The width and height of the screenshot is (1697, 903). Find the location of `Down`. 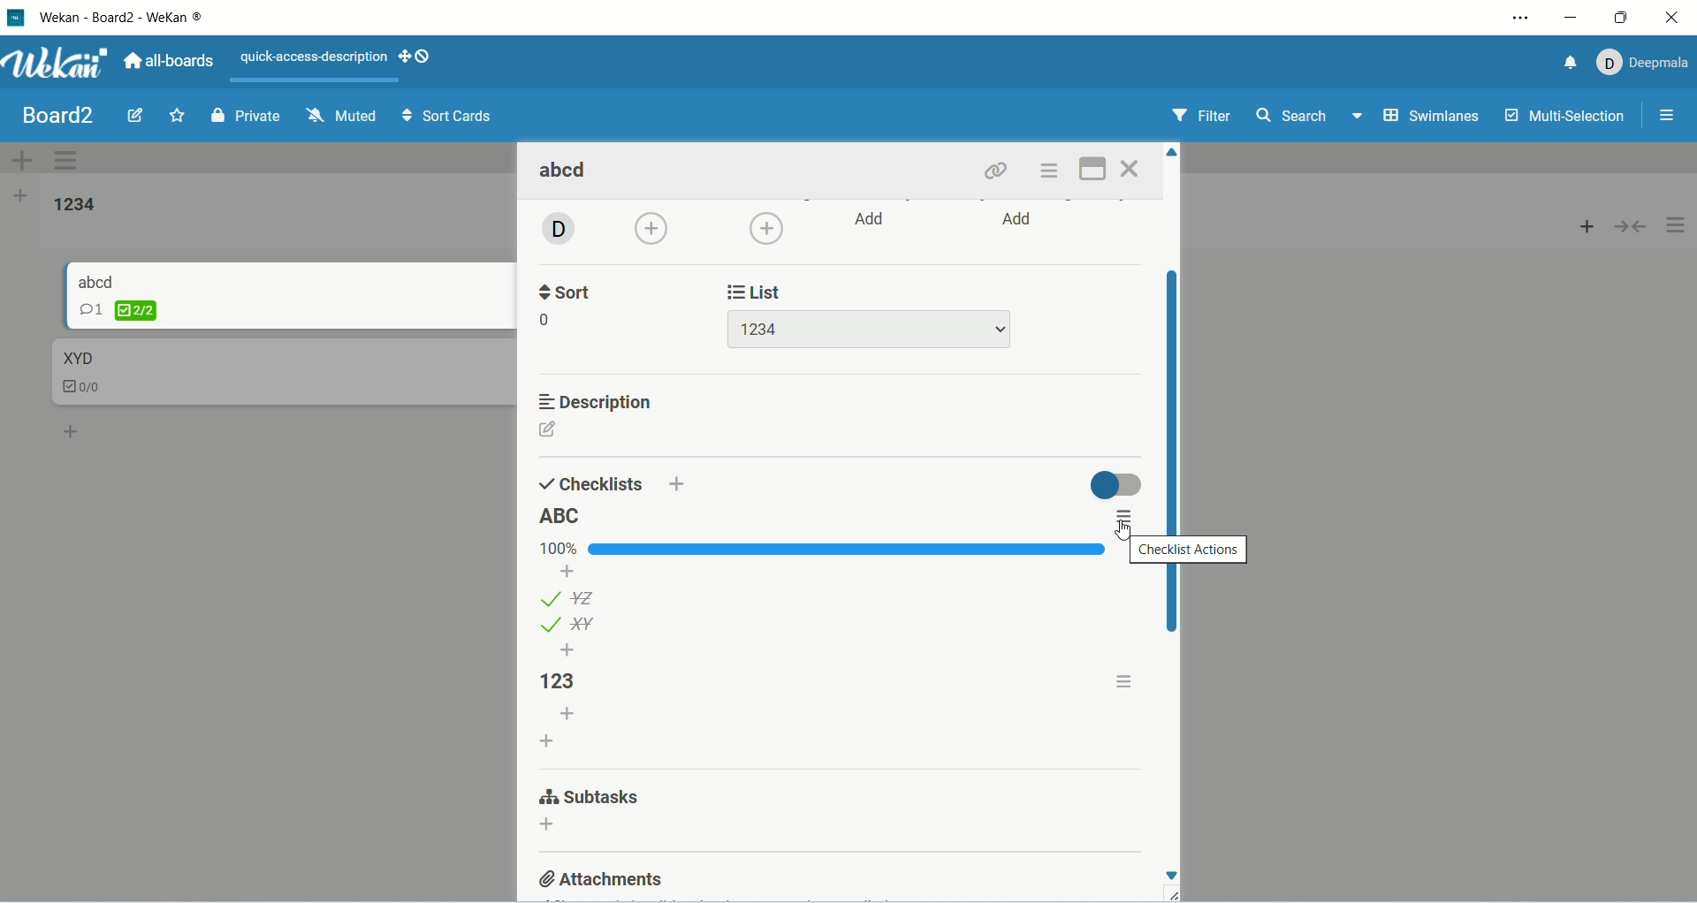

Down is located at coordinates (1171, 876).